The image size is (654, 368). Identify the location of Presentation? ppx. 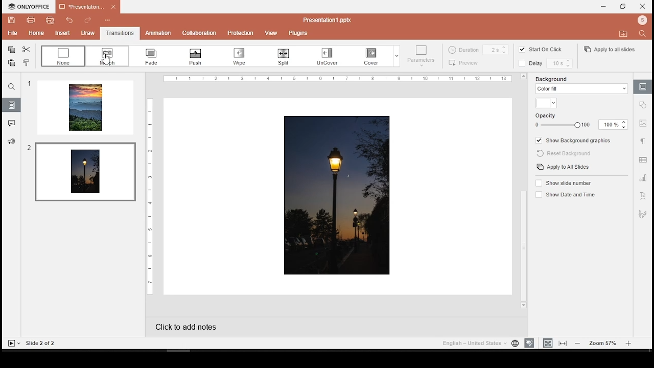
(333, 19).